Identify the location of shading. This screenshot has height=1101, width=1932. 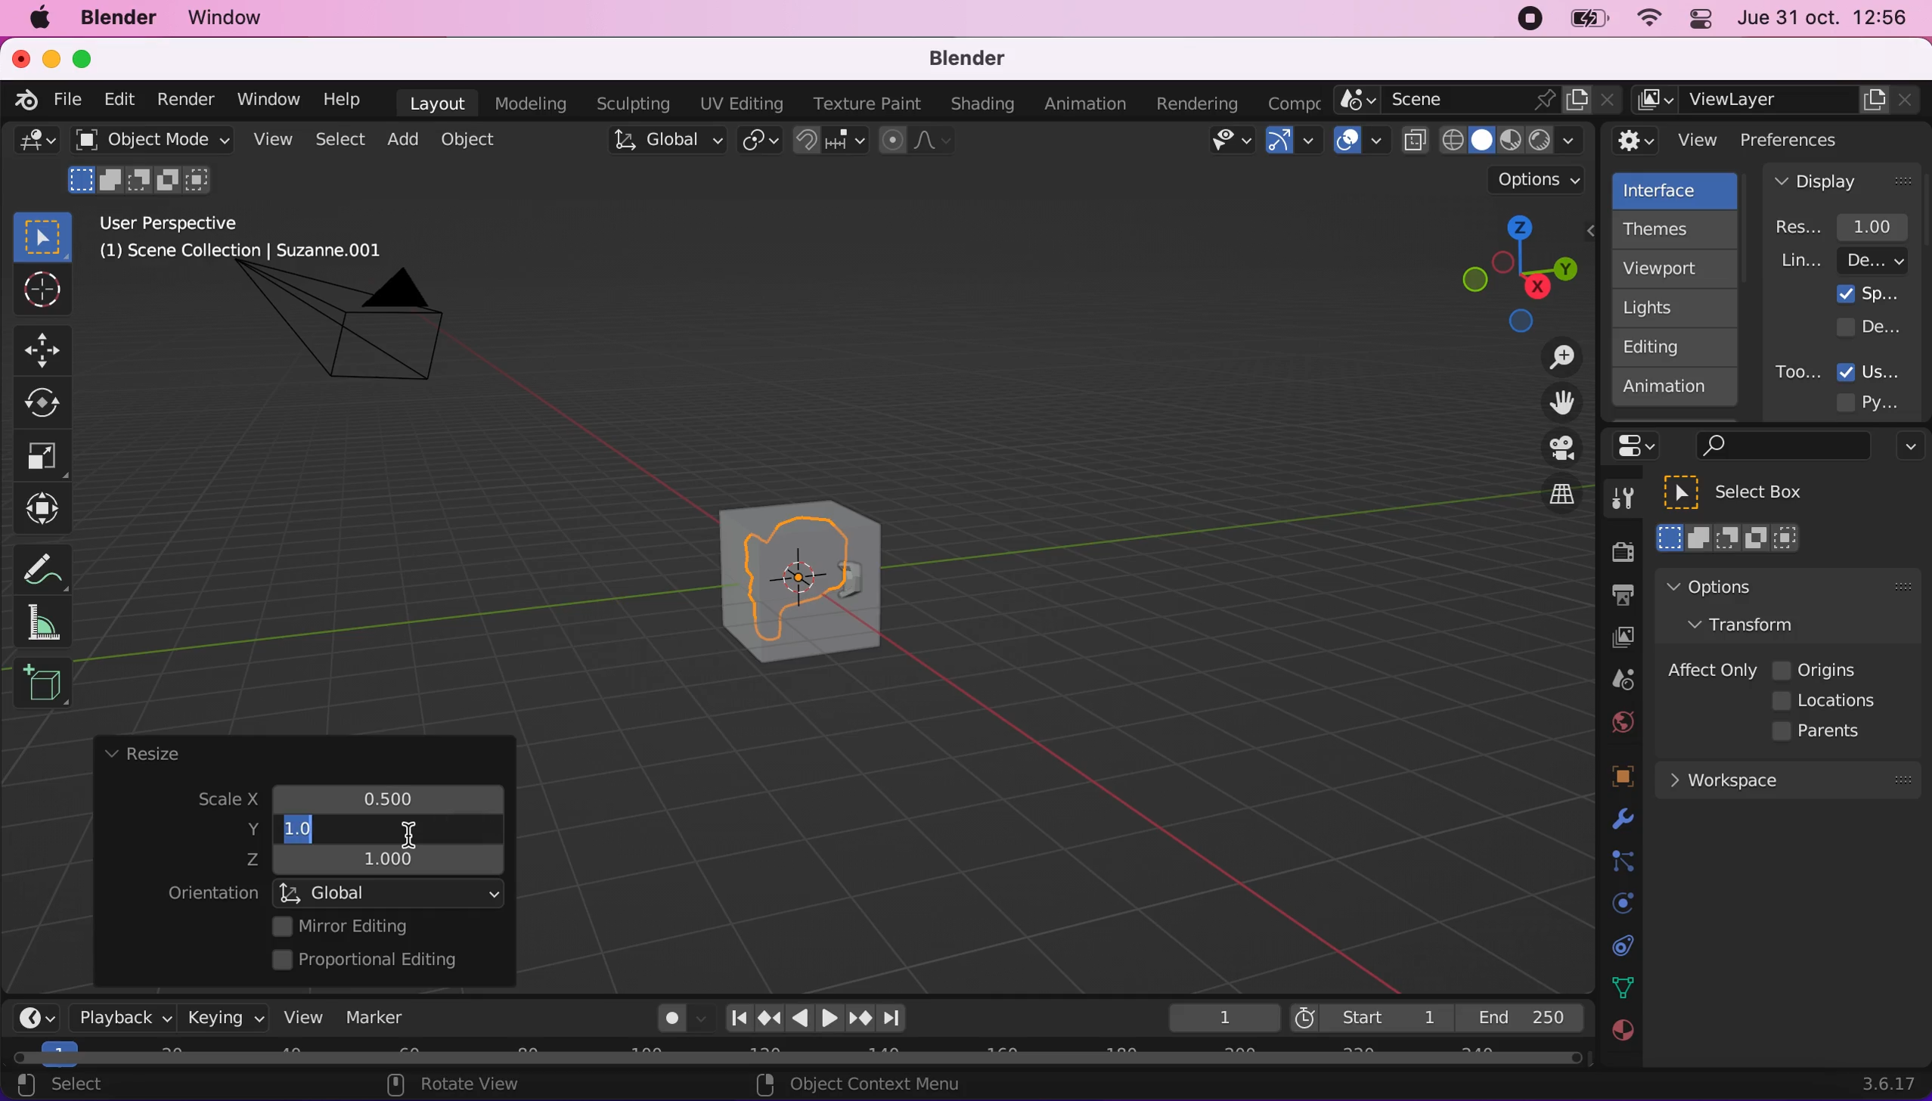
(983, 105).